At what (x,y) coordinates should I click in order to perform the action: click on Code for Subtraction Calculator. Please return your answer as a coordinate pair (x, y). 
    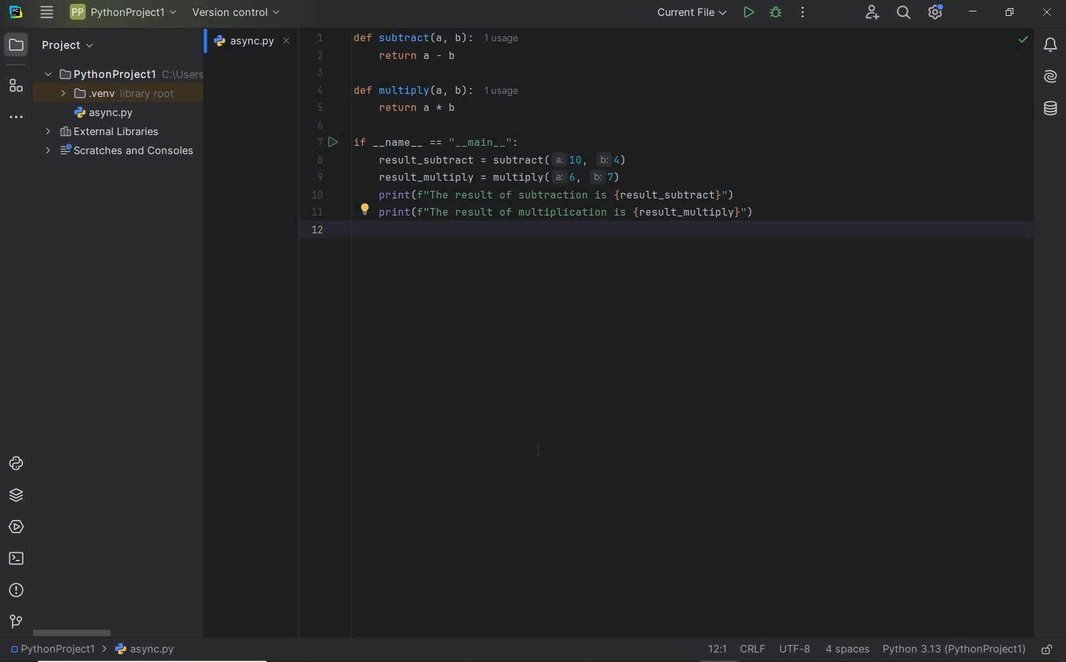
    Looking at the image, I should click on (643, 134).